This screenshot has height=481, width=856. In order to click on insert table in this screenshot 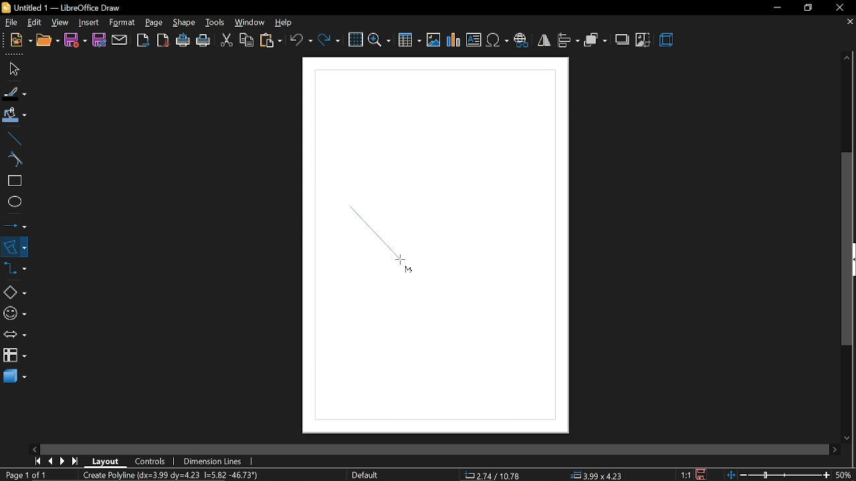, I will do `click(409, 39)`.